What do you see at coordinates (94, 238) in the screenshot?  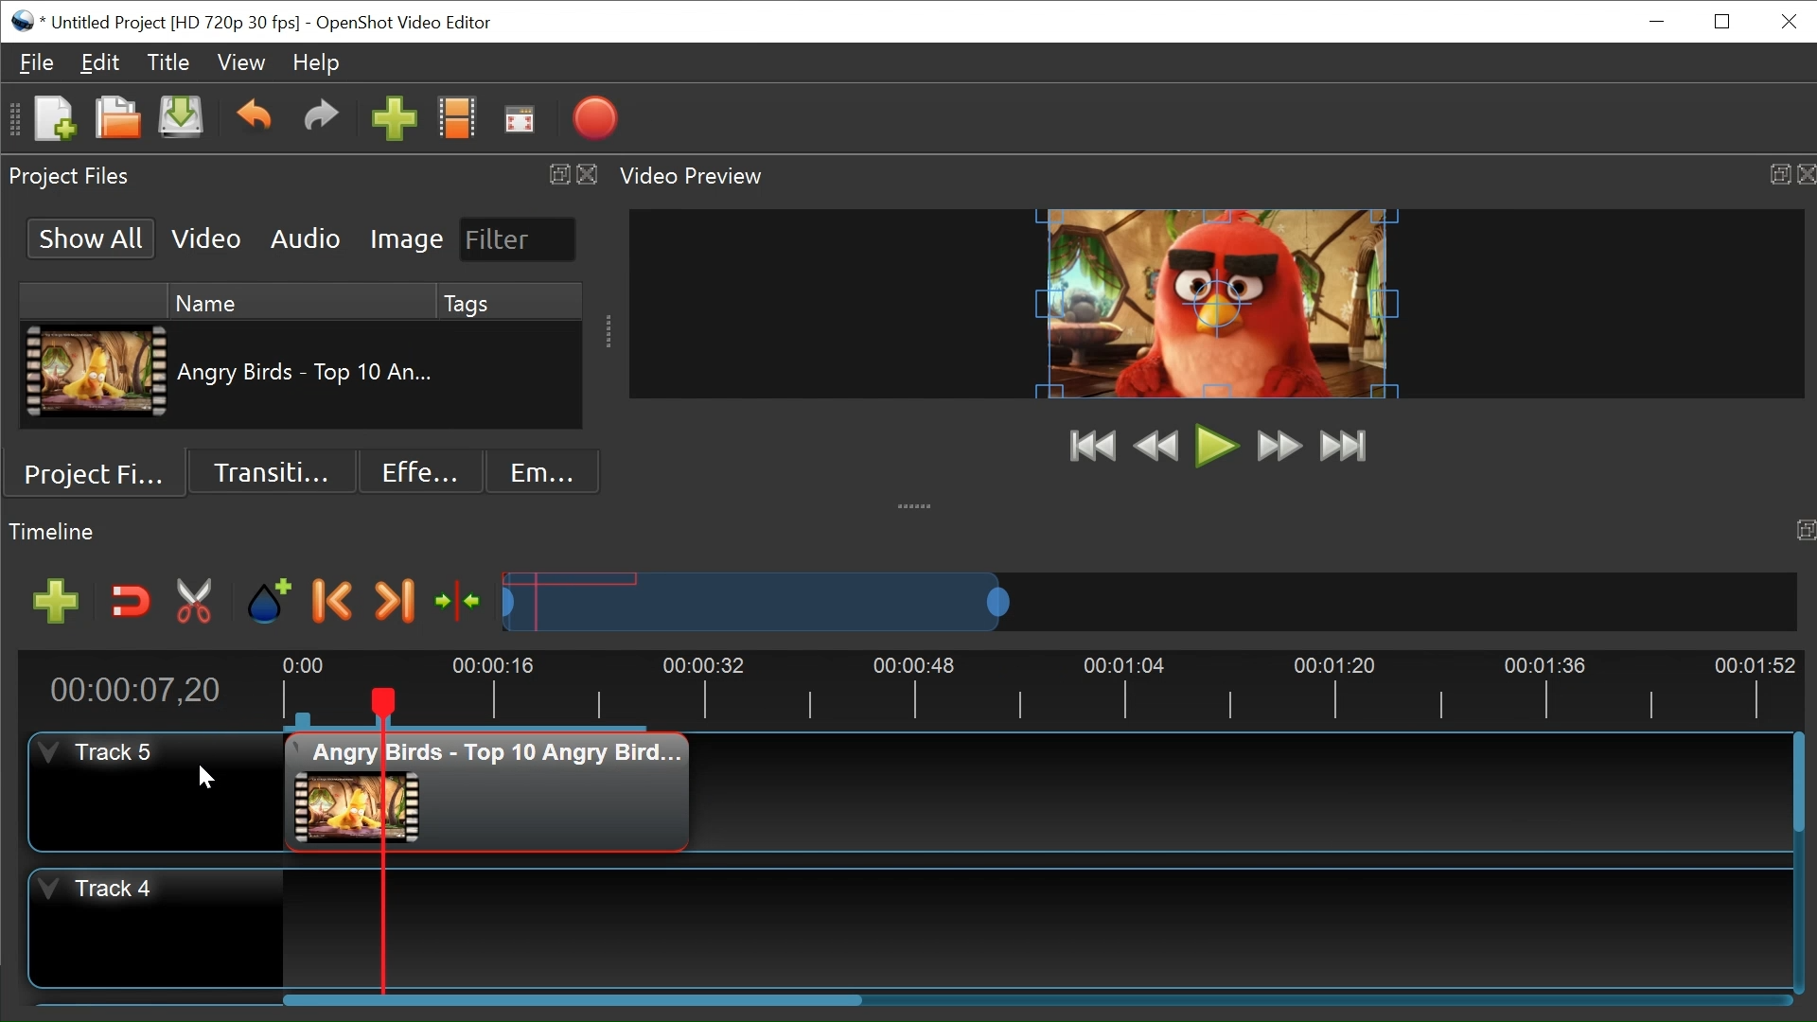 I see `Show All` at bounding box center [94, 238].